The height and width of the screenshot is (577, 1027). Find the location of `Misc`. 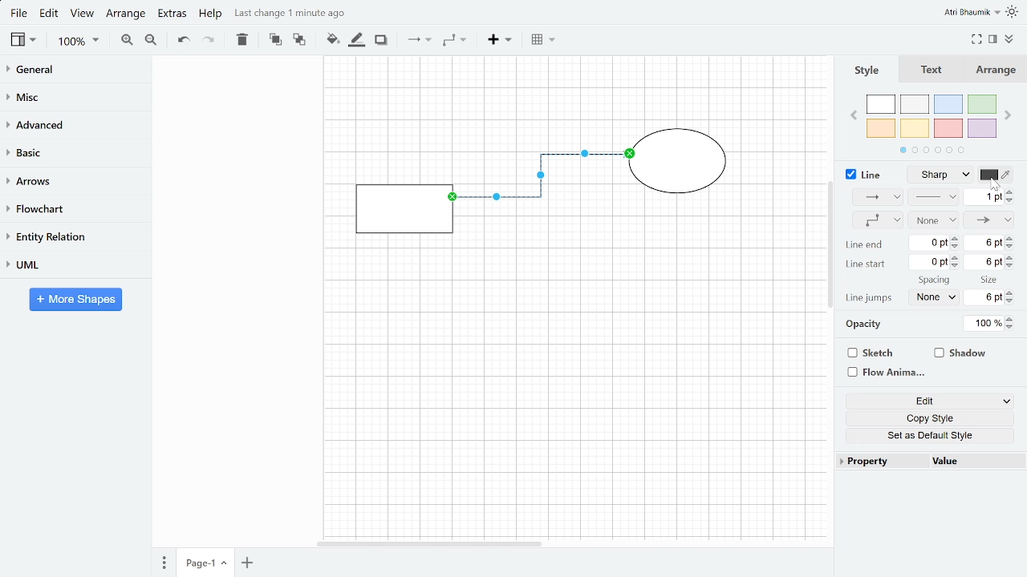

Misc is located at coordinates (75, 98).